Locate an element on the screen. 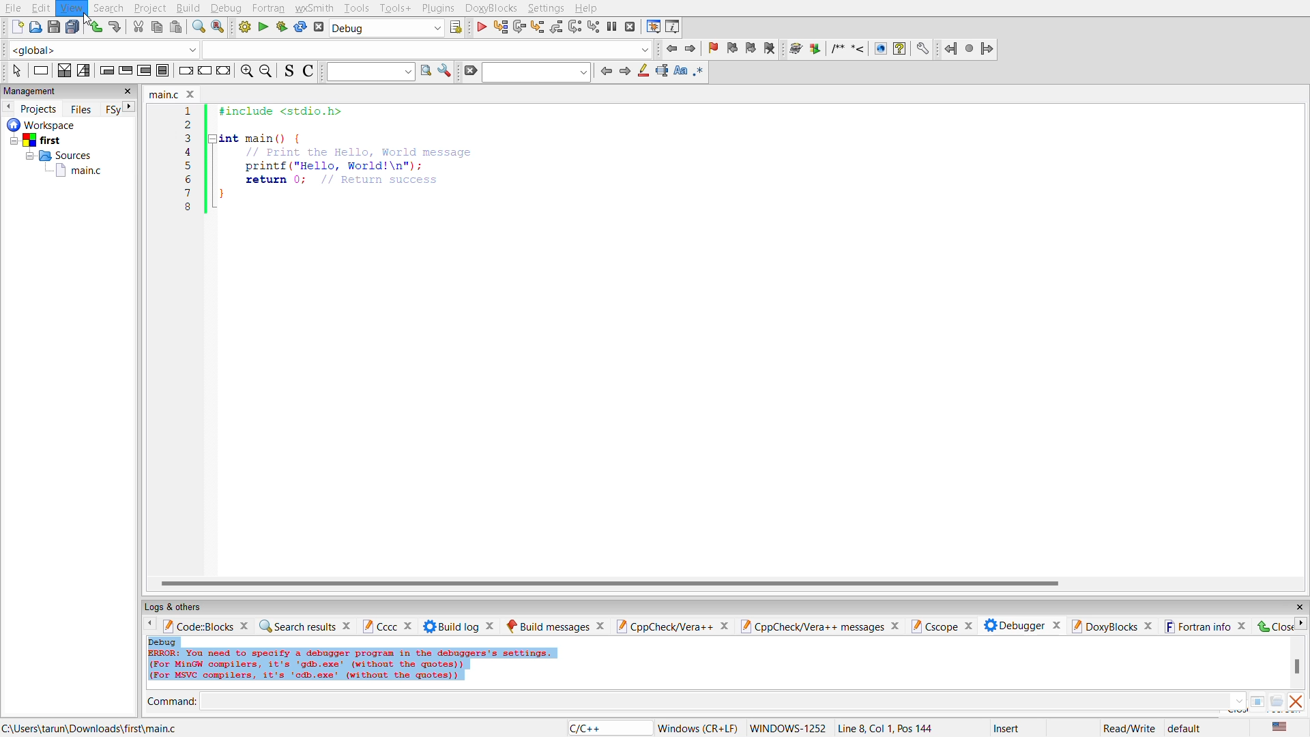 This screenshot has width=1310, height=737. text to search is located at coordinates (370, 71).